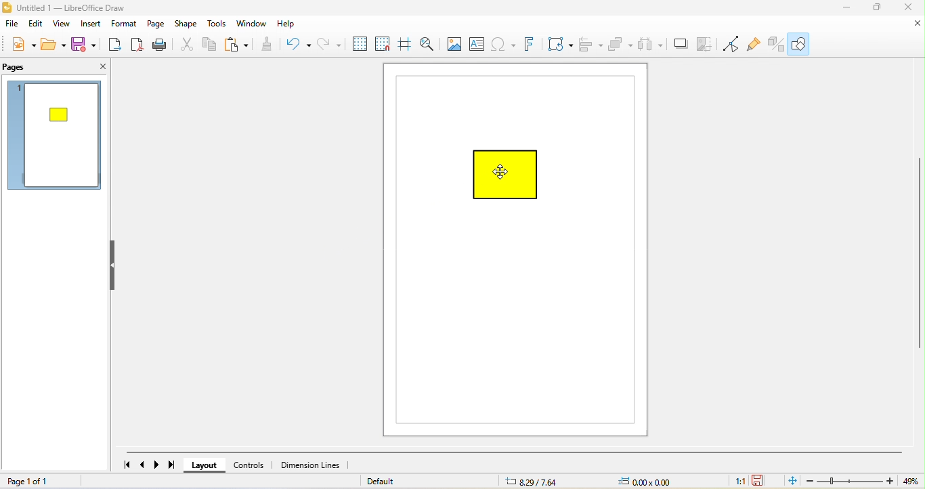  I want to click on shape, so click(185, 25).